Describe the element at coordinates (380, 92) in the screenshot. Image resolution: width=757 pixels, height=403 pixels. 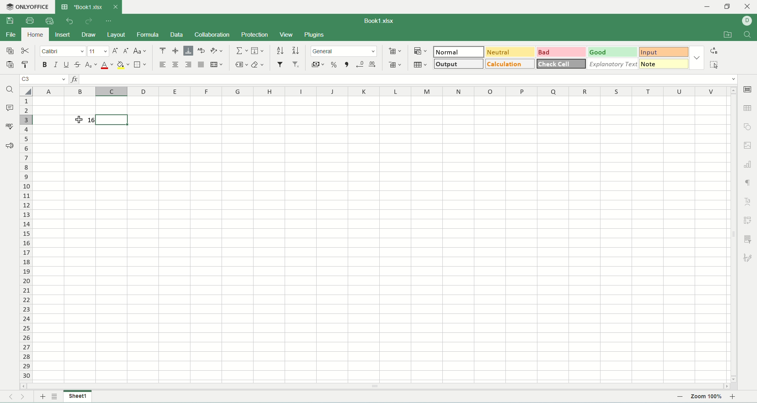
I see `column name` at that location.